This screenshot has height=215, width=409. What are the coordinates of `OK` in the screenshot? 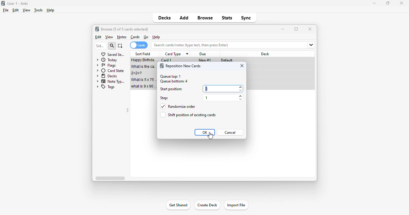 It's located at (205, 132).